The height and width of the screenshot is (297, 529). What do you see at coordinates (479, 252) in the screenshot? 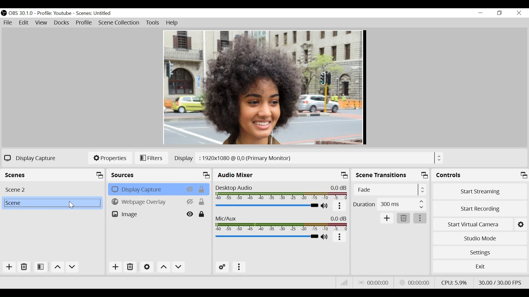
I see `Settings` at bounding box center [479, 252].